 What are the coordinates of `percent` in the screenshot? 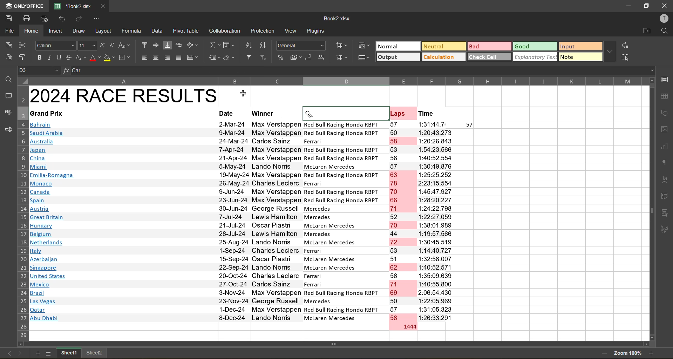 It's located at (281, 58).